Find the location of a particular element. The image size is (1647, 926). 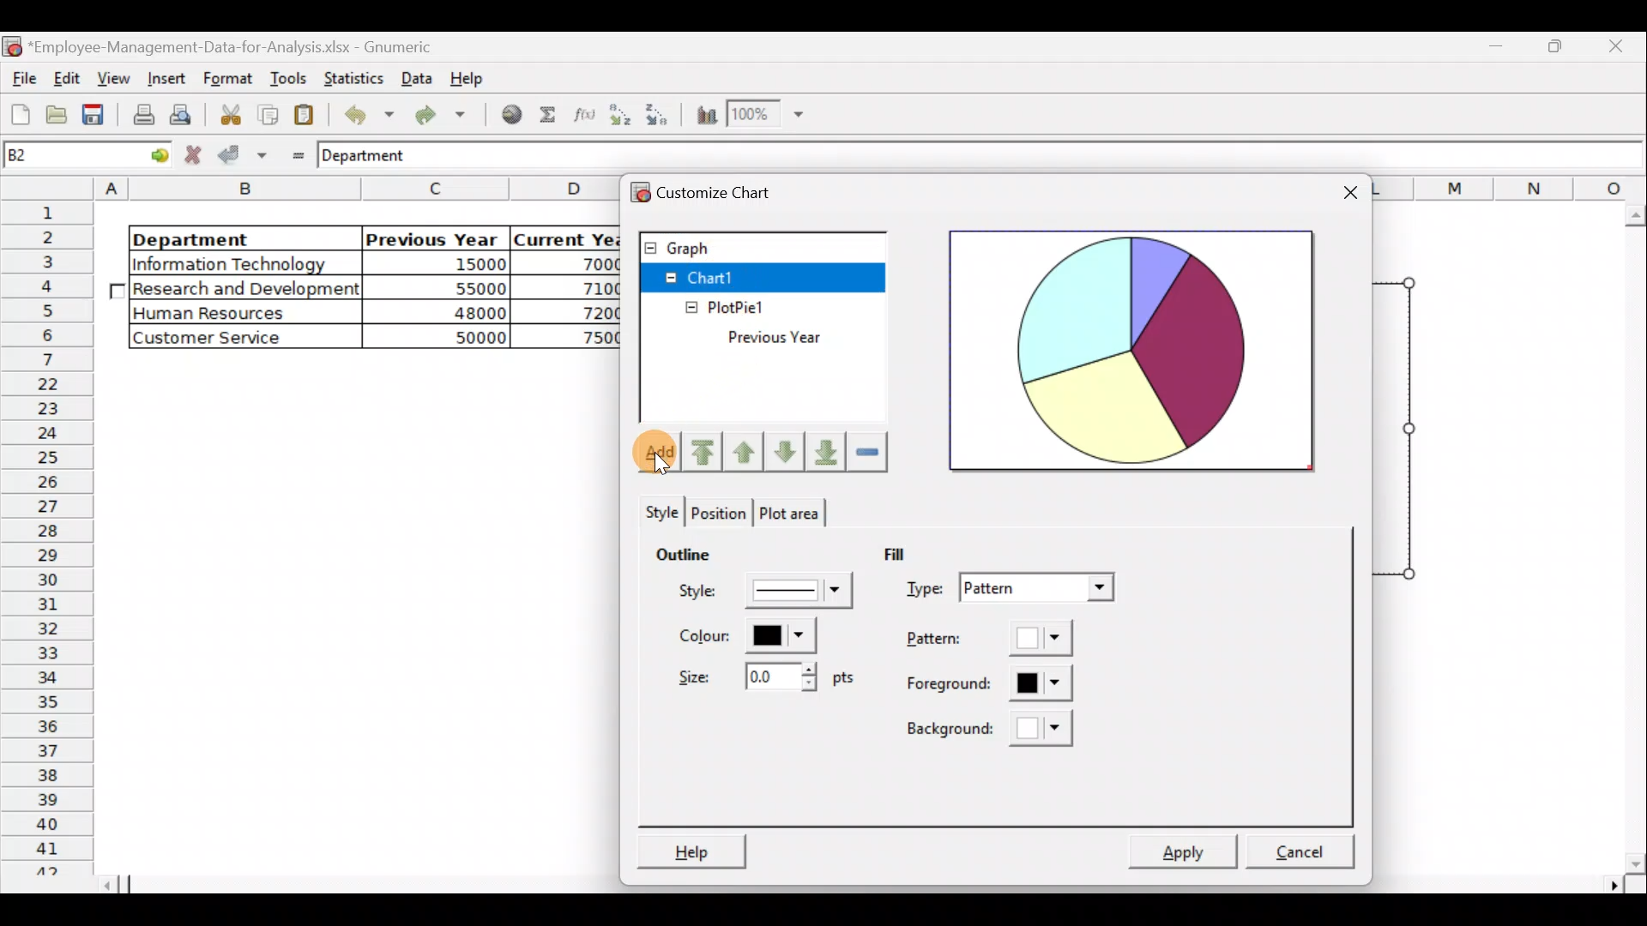

Position is located at coordinates (721, 513).